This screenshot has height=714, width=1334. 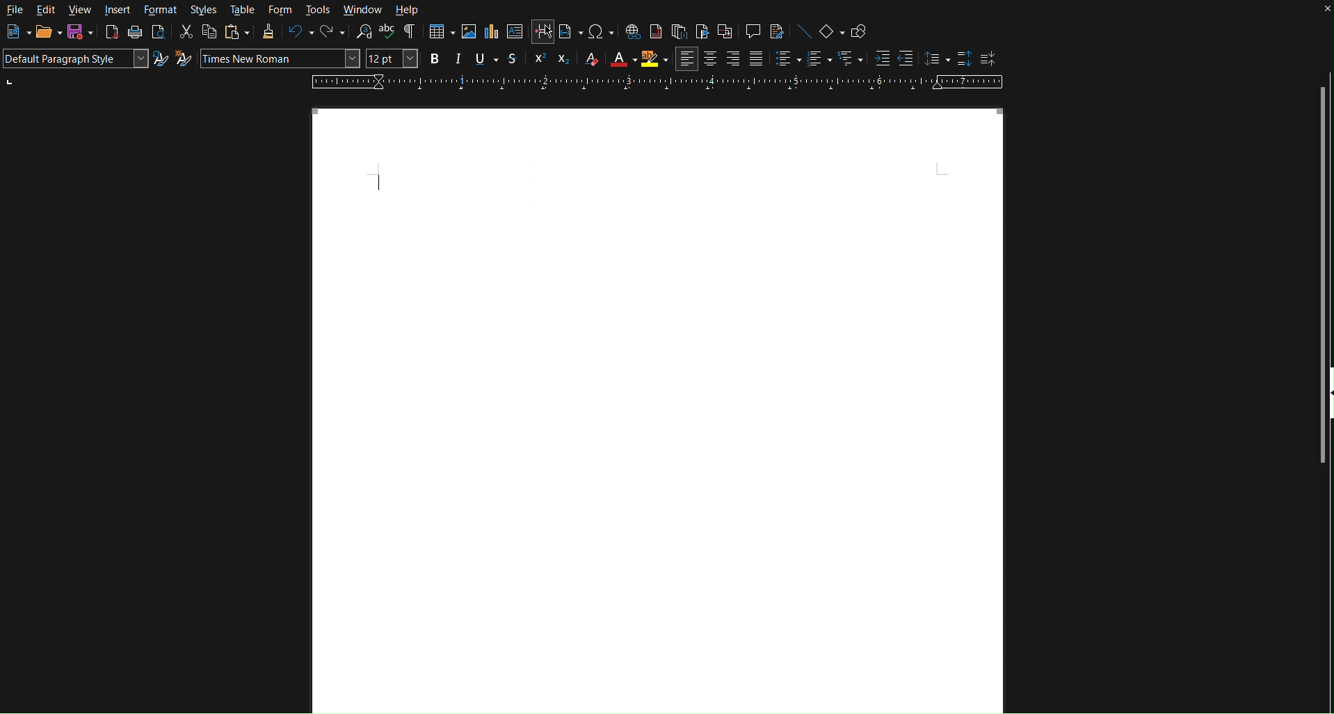 I want to click on Insert Special Characters, so click(x=597, y=32).